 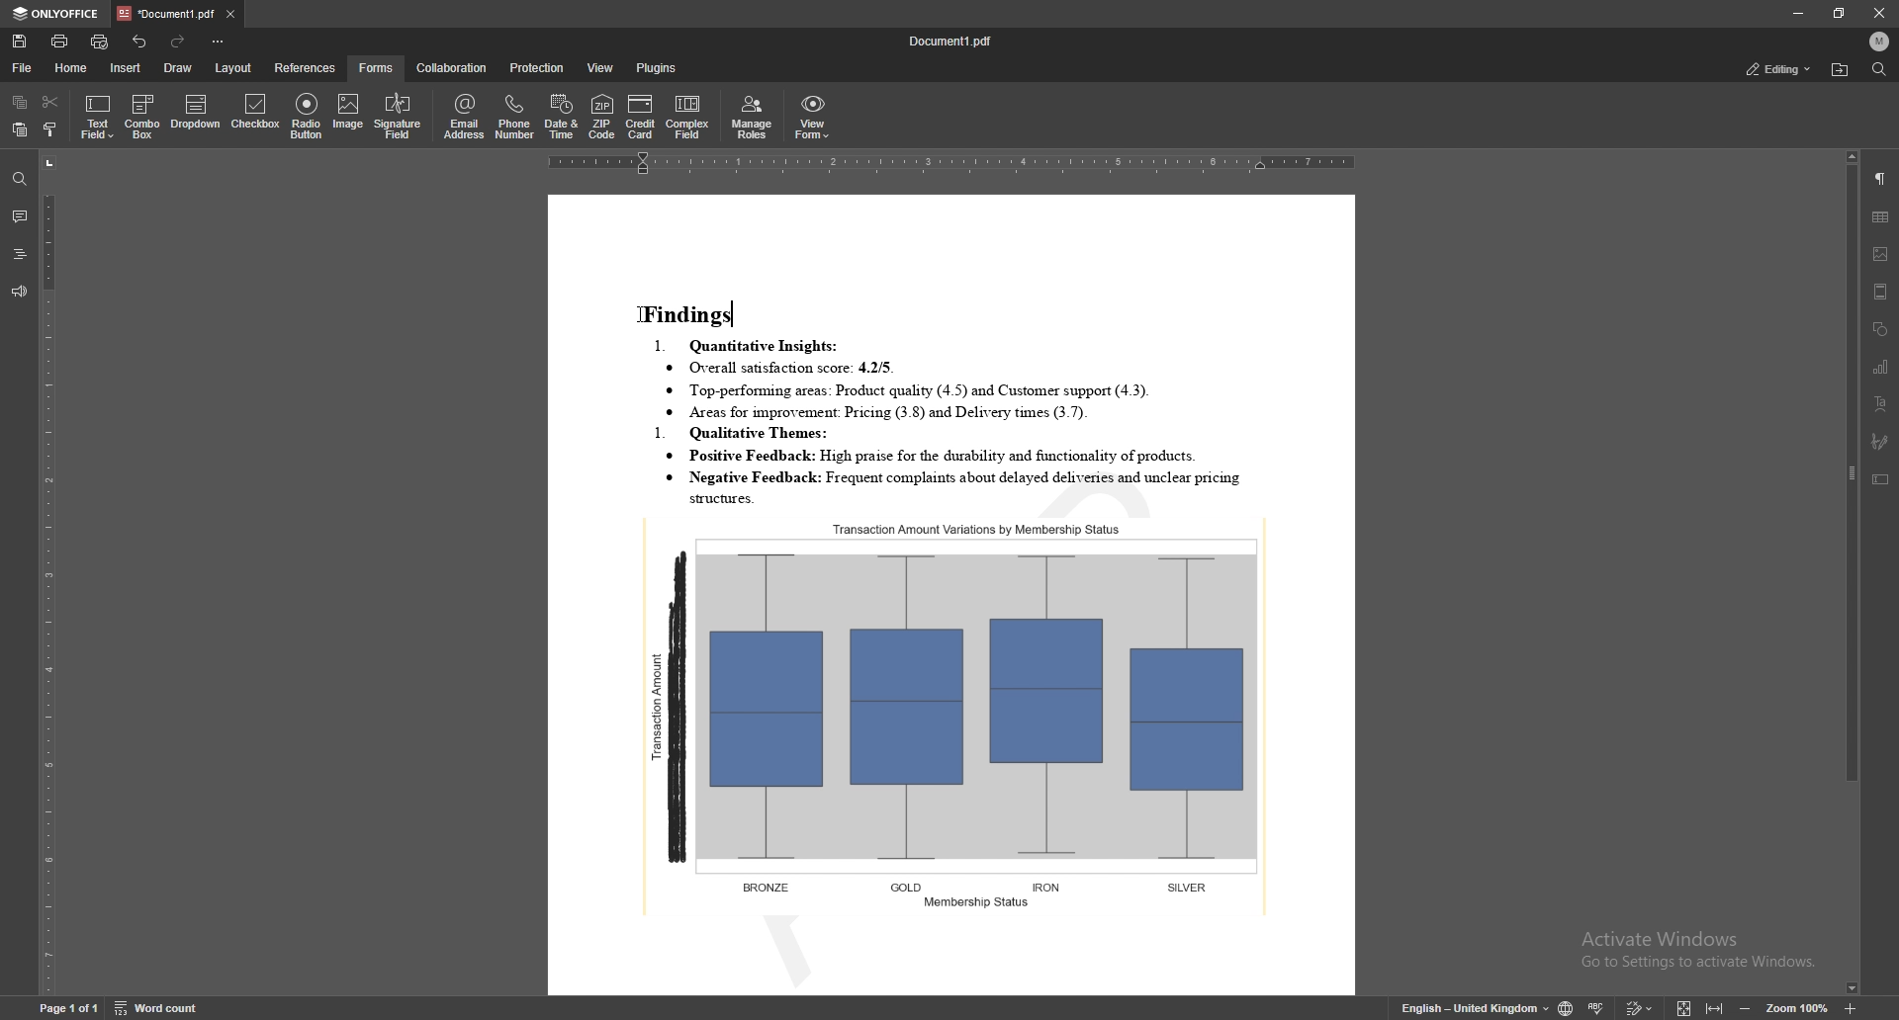 I want to click on heading, so click(x=20, y=255).